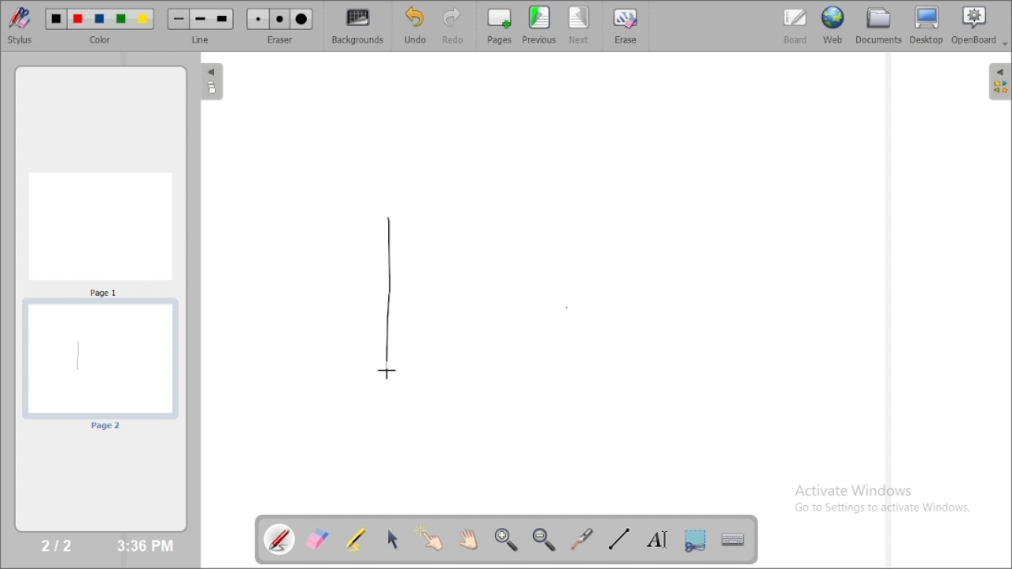  Describe the element at coordinates (887, 501) in the screenshot. I see `Activate Windows
Go to Settings to activate Windows.` at that location.